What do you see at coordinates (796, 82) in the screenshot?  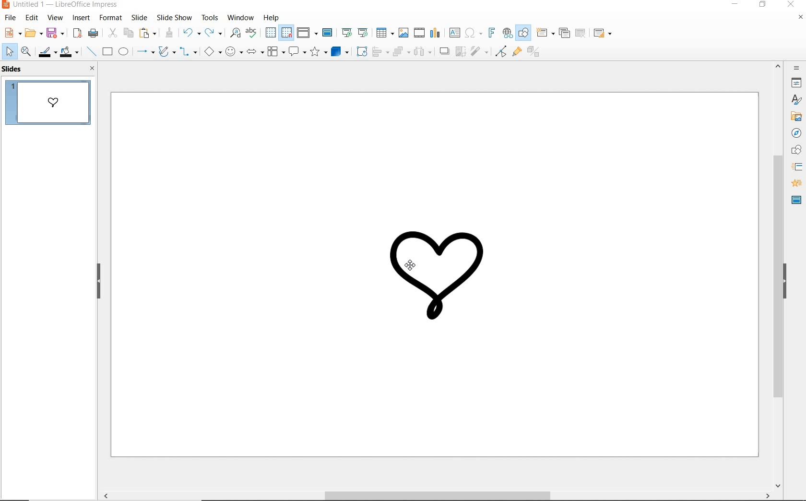 I see `PROPERTIES` at bounding box center [796, 82].